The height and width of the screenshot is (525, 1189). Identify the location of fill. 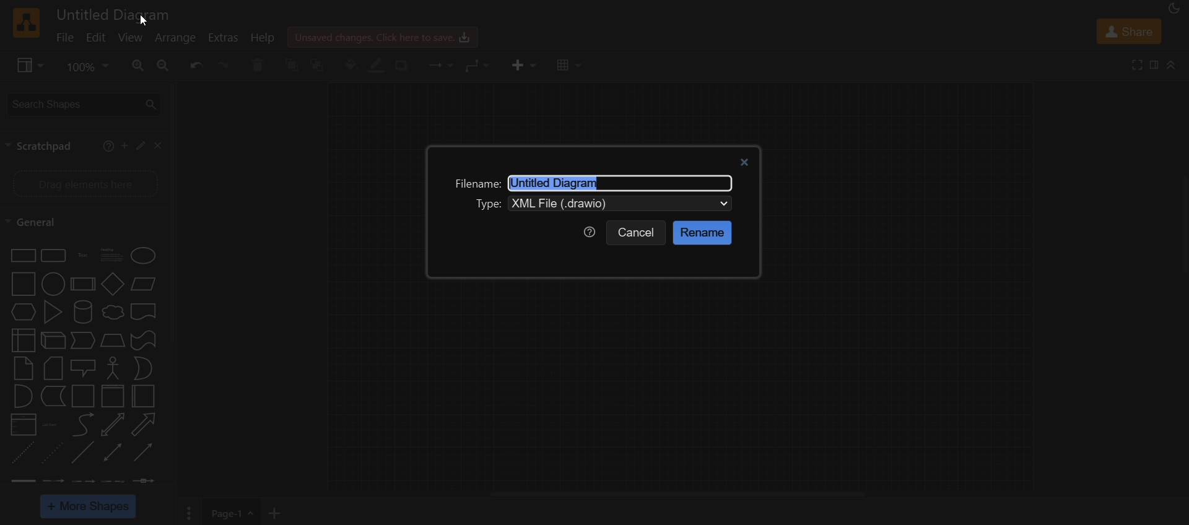
(351, 65).